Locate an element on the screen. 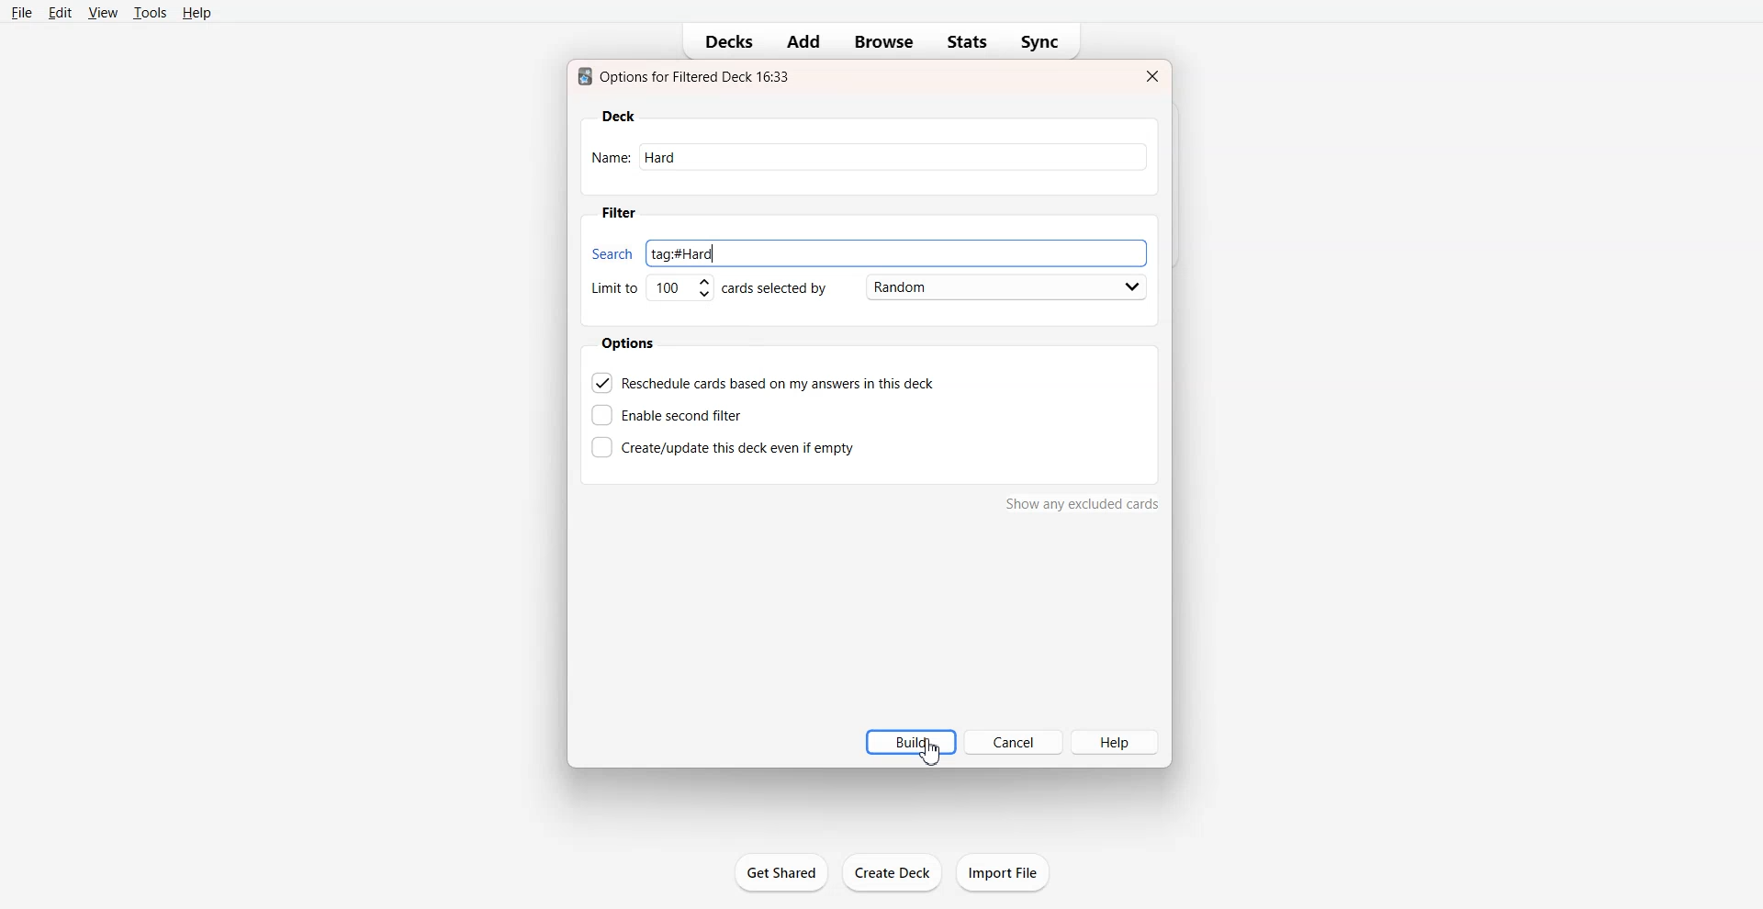 Image resolution: width=1763 pixels, height=909 pixels. Deck is located at coordinates (619, 117).